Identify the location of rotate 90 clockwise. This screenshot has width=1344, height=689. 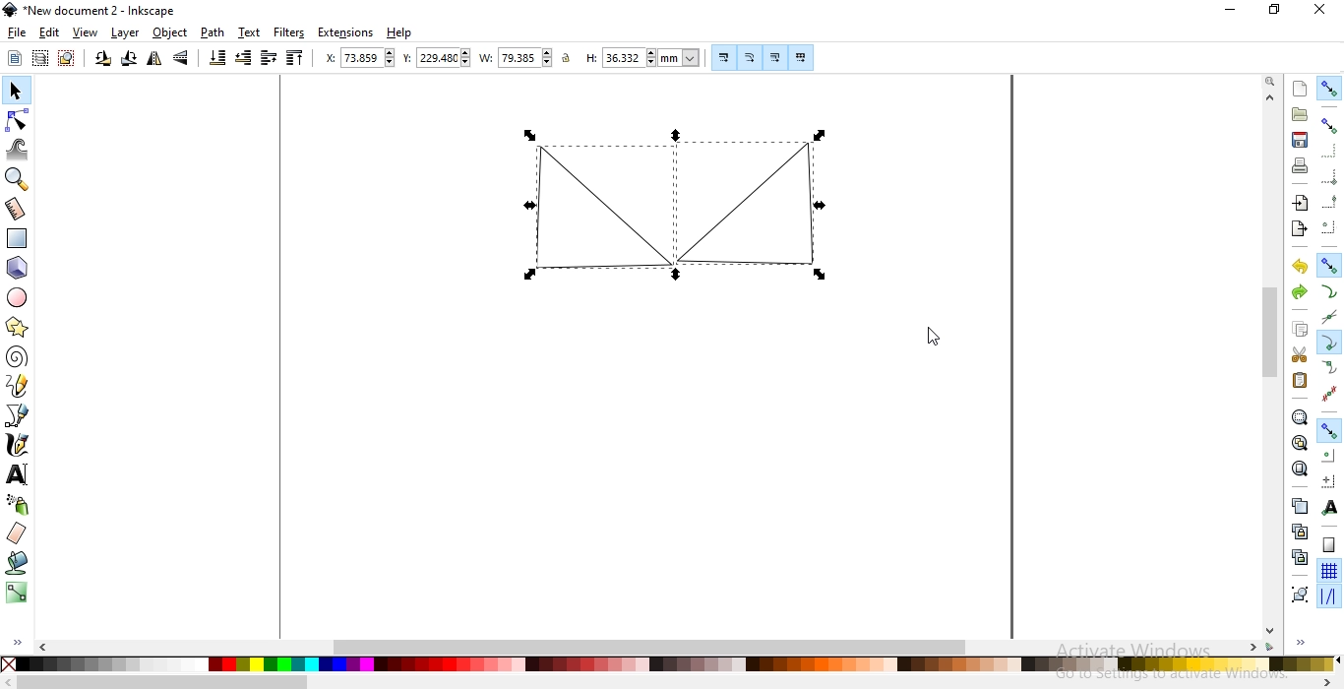
(128, 59).